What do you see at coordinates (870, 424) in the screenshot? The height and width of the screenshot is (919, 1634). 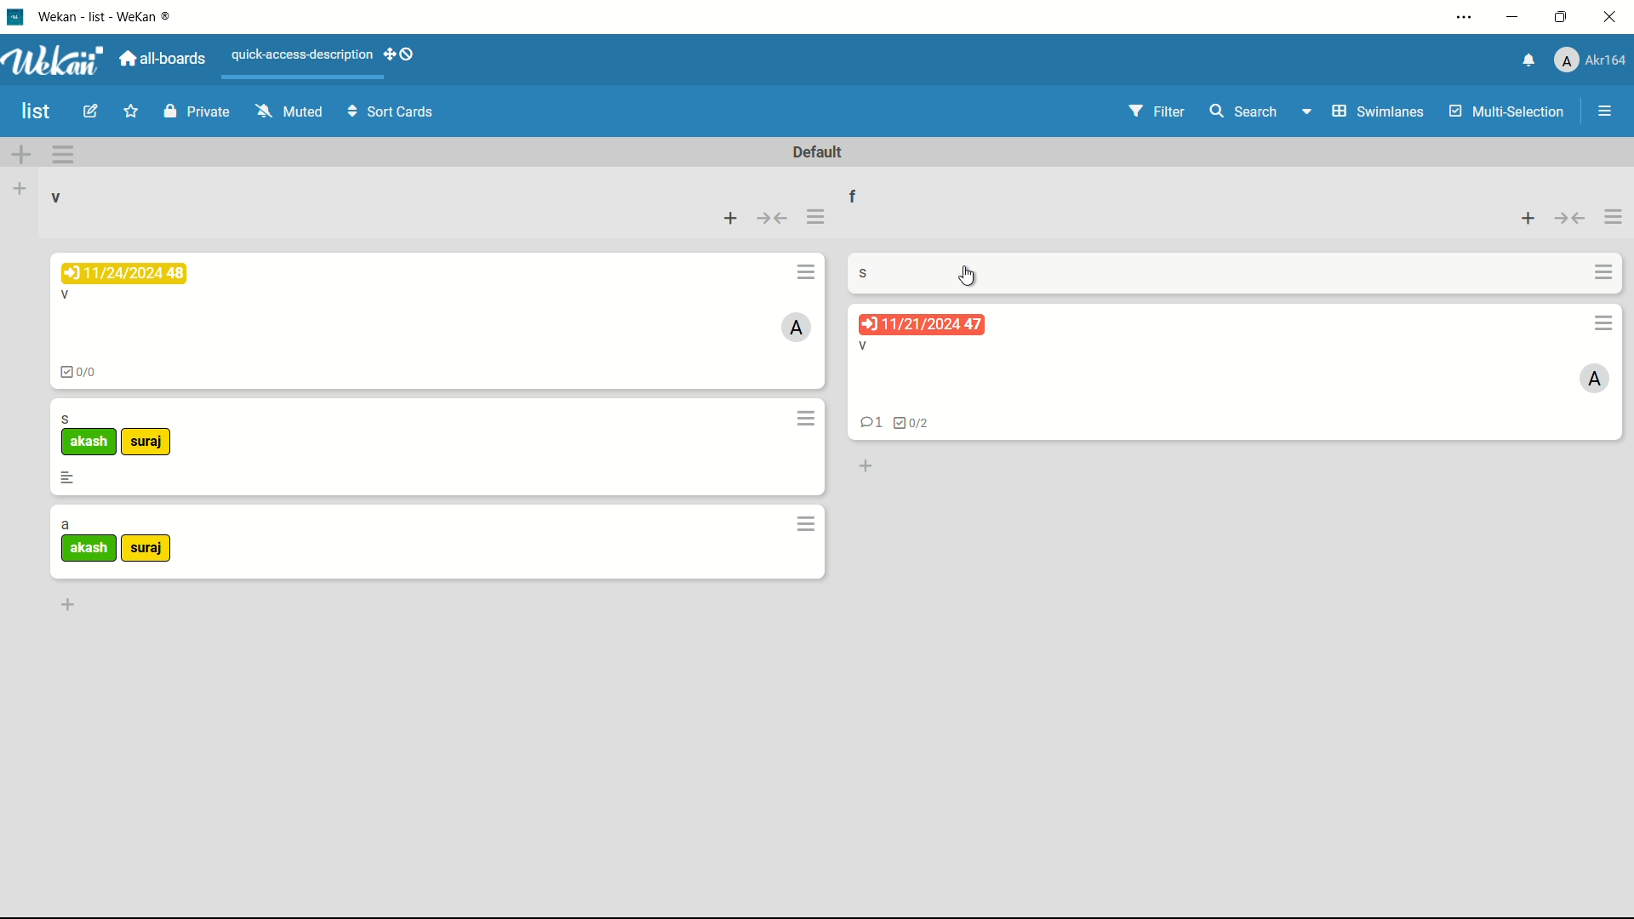 I see `comment` at bounding box center [870, 424].